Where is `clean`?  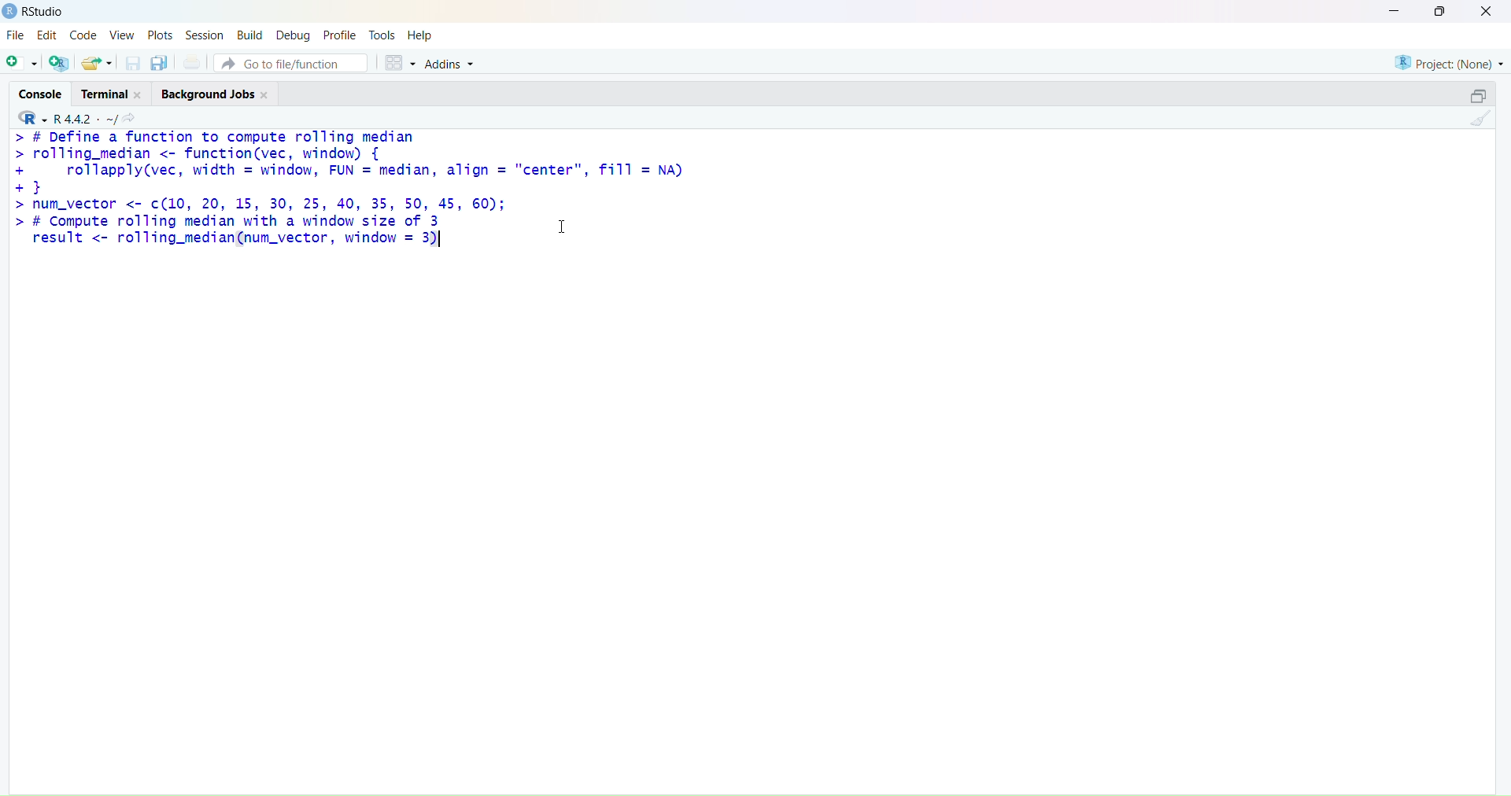
clean is located at coordinates (1480, 118).